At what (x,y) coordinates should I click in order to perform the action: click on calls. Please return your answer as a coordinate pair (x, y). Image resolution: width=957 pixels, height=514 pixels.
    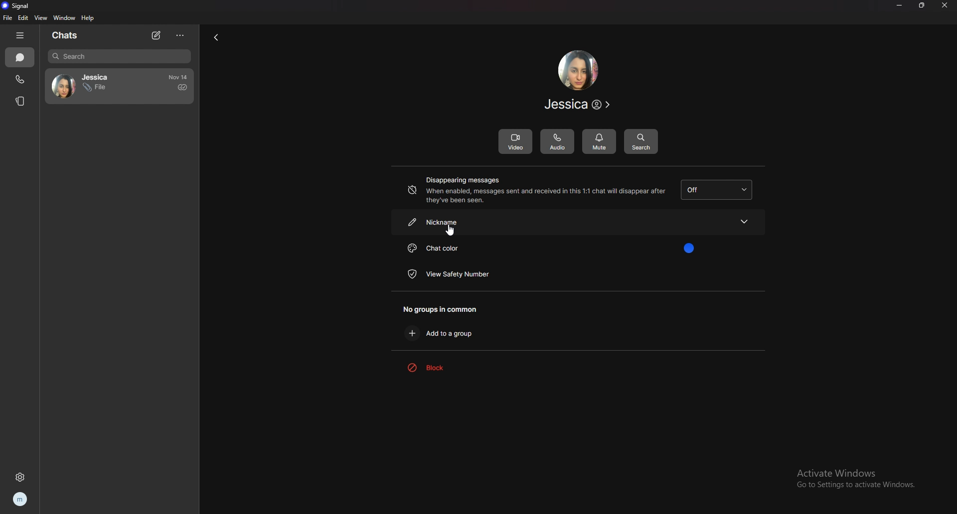
    Looking at the image, I should click on (21, 78).